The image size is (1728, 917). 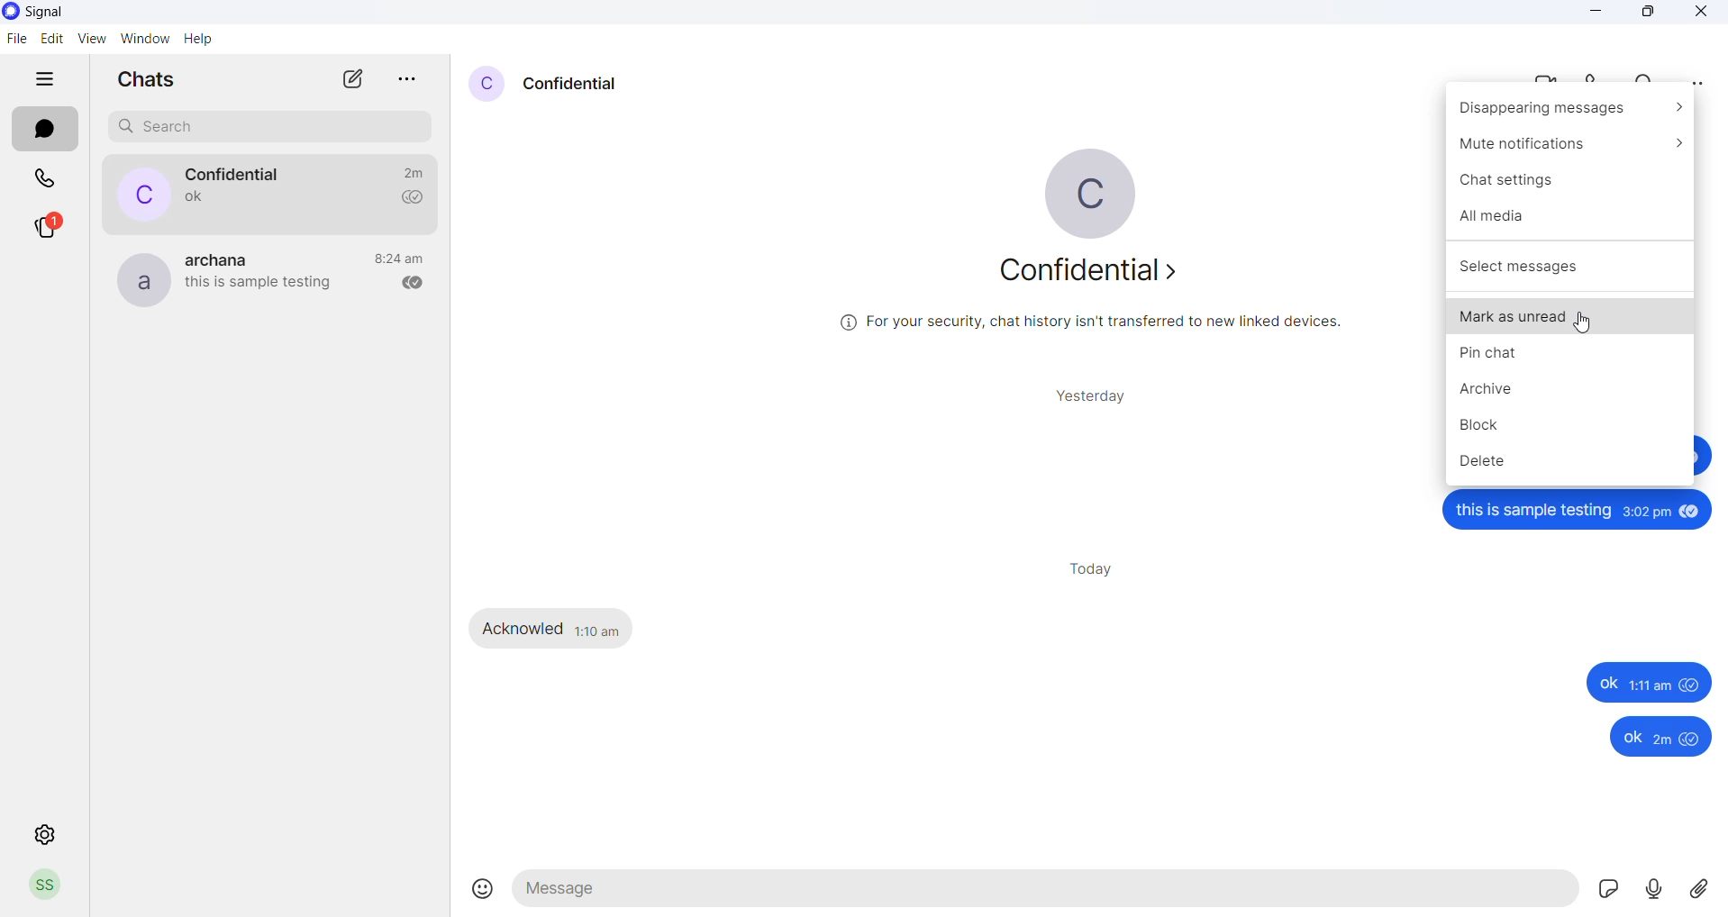 I want to click on edit, so click(x=50, y=37).